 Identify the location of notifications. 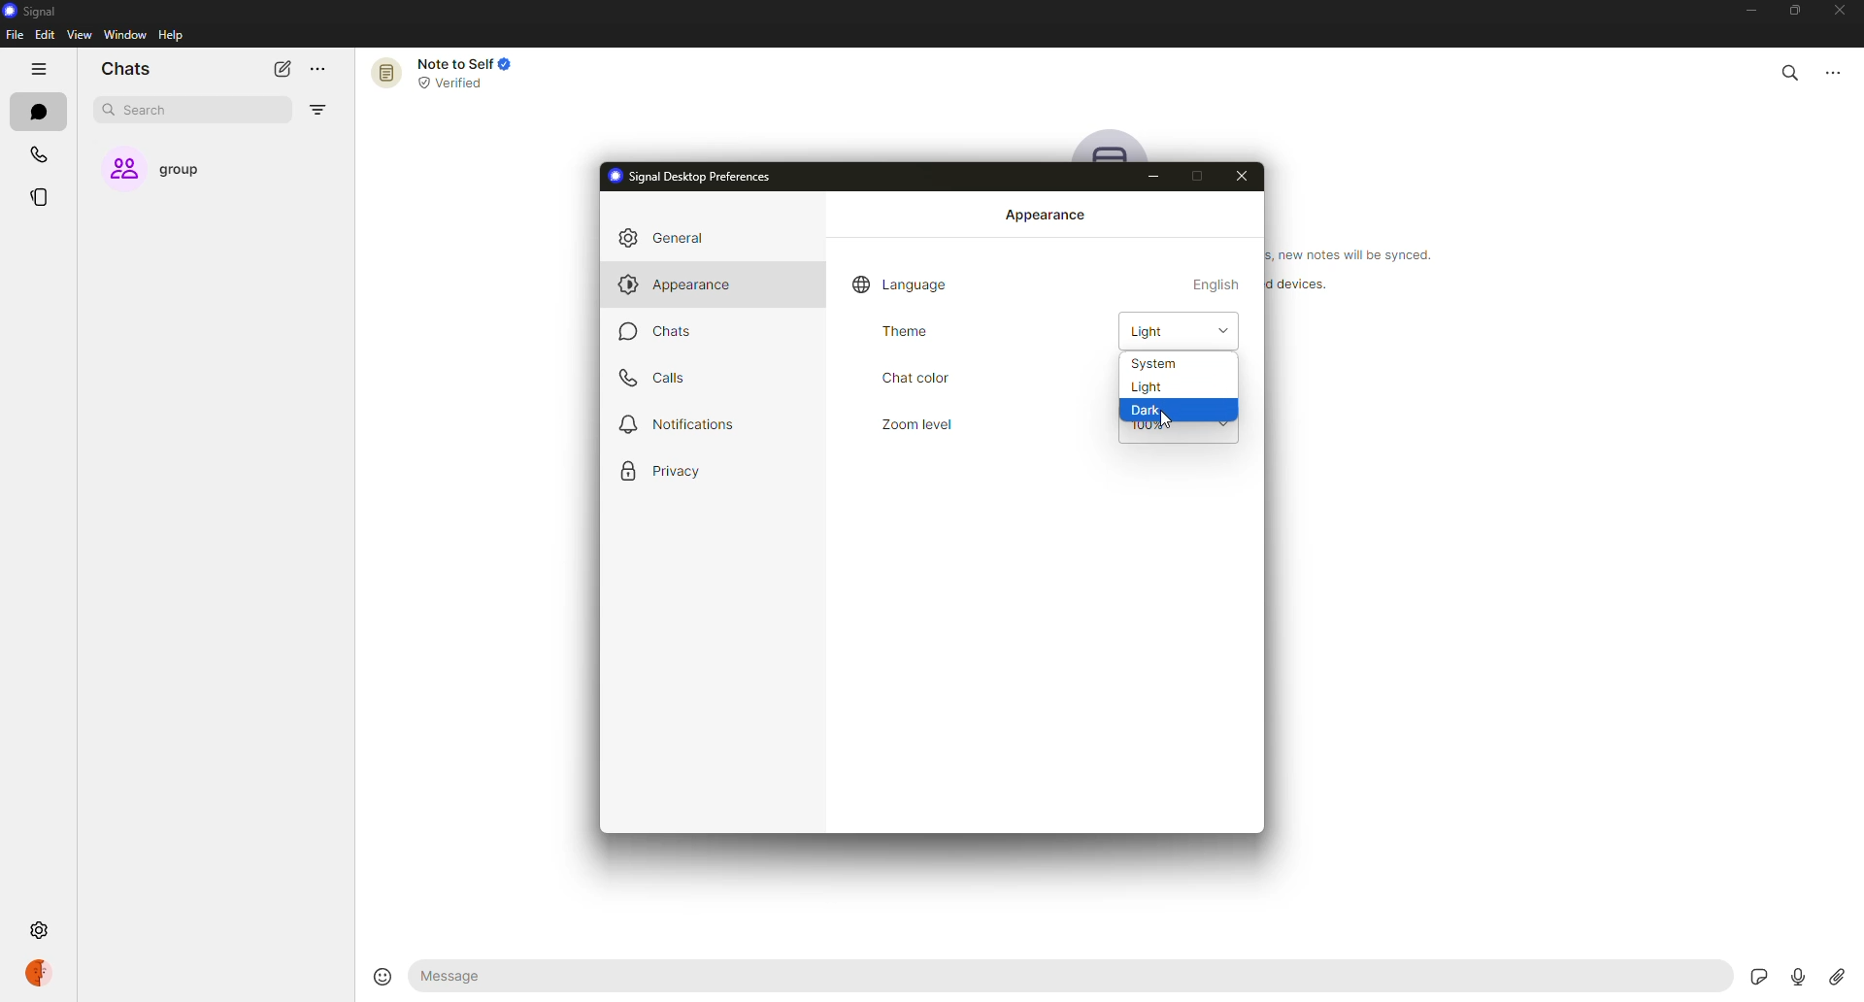
(682, 421).